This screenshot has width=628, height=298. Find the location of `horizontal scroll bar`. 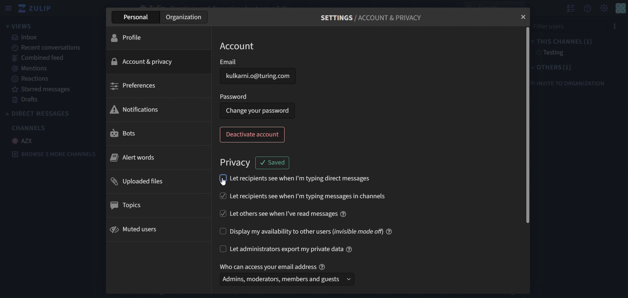

horizontal scroll bar is located at coordinates (526, 127).